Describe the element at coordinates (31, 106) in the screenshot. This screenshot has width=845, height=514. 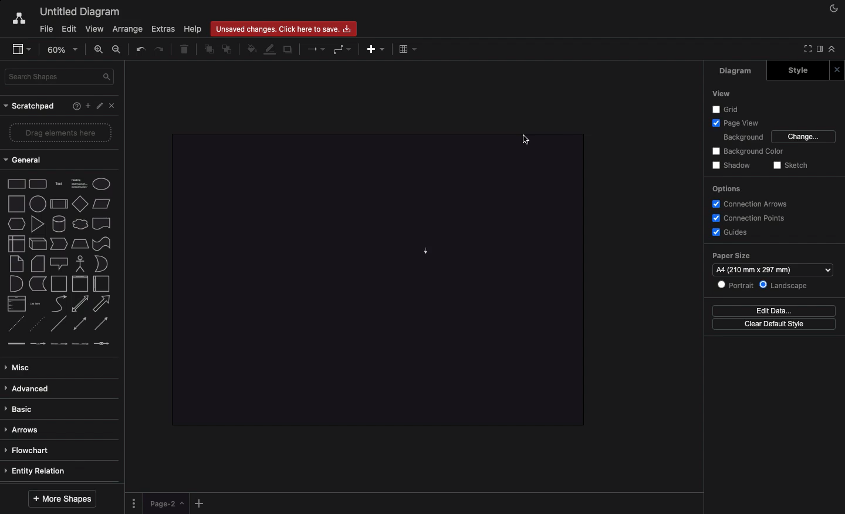
I see `Scratchpad` at that location.